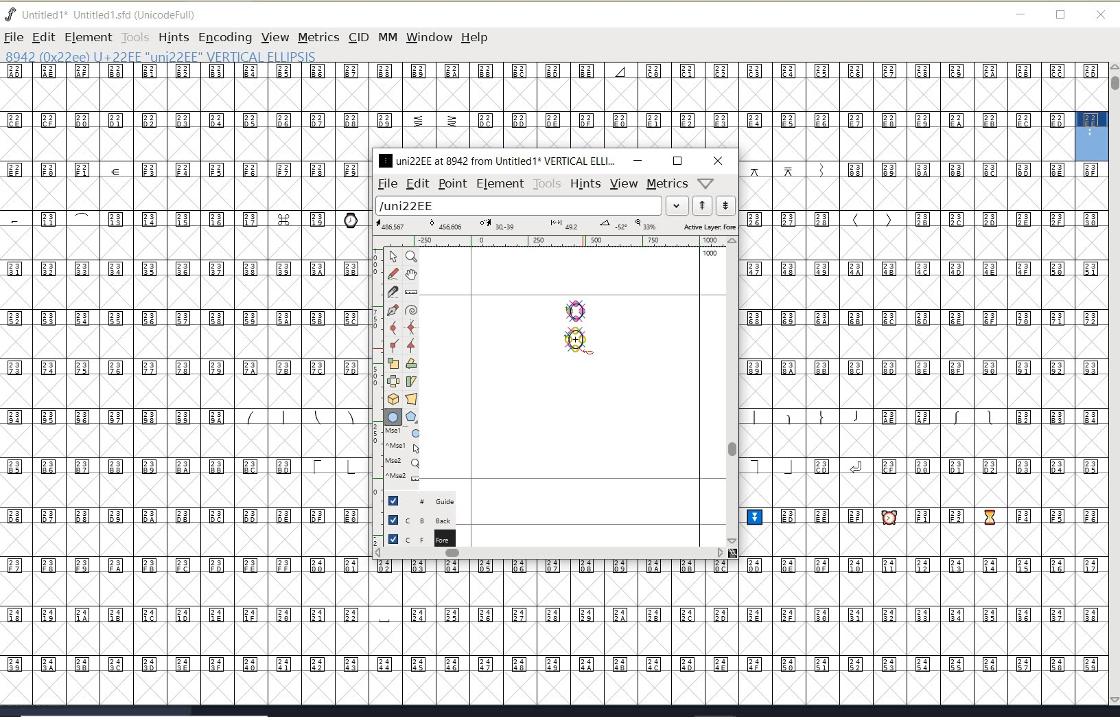 The width and height of the screenshot is (1120, 717). I want to click on scroll by hand, so click(412, 275).